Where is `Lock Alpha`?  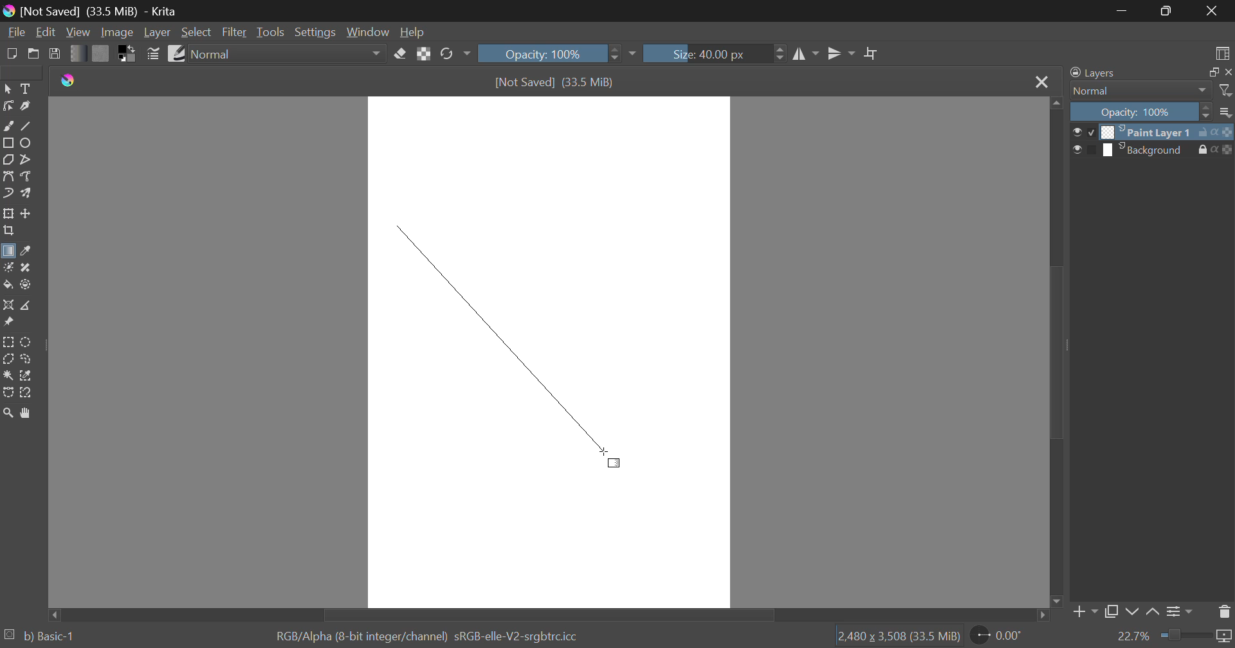 Lock Alpha is located at coordinates (423, 54).